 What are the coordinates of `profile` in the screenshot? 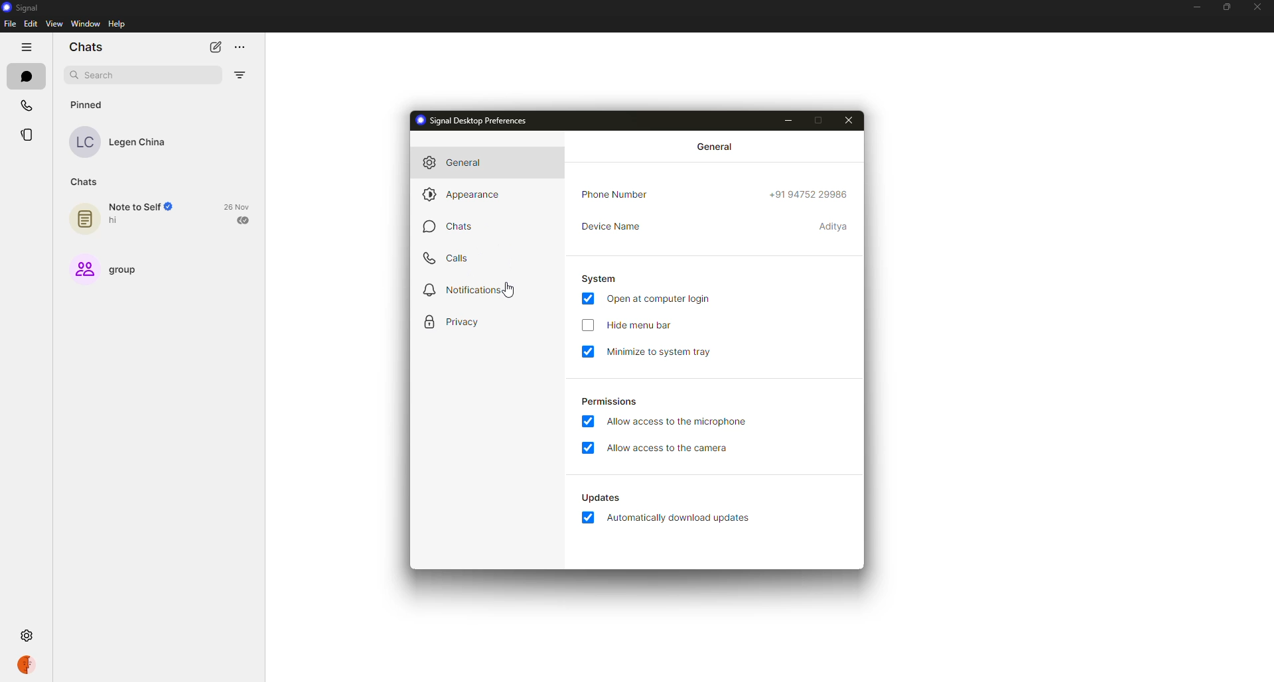 It's located at (29, 665).